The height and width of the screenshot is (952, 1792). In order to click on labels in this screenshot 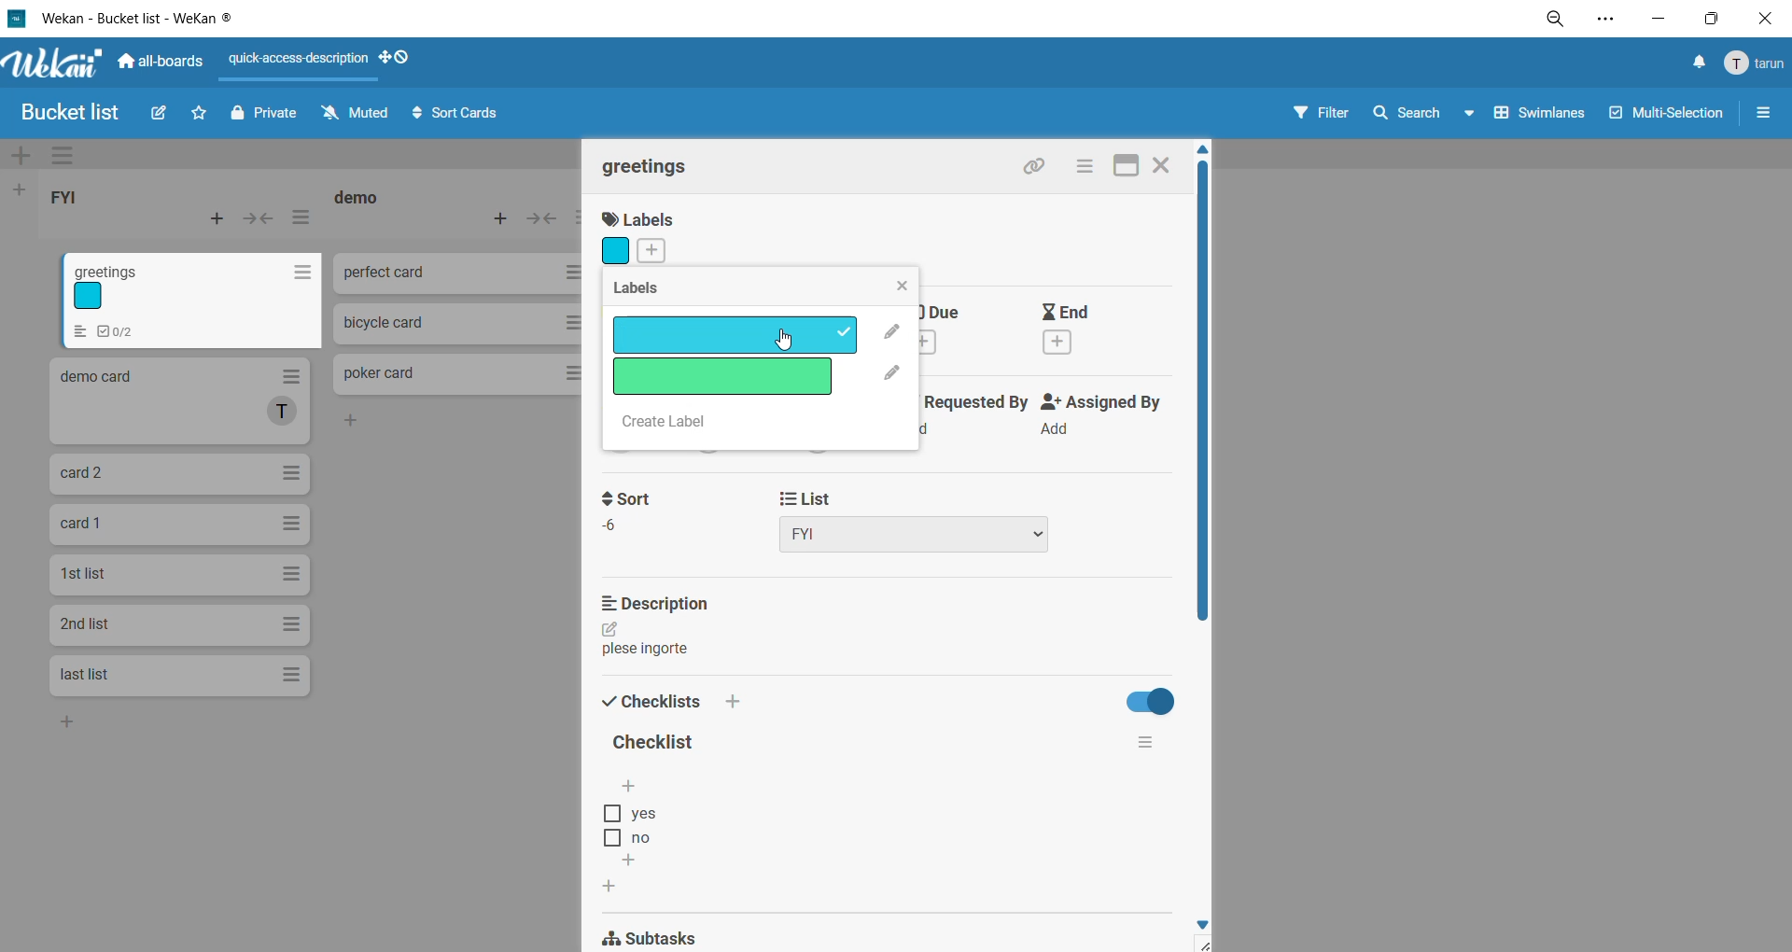, I will do `click(637, 235)`.